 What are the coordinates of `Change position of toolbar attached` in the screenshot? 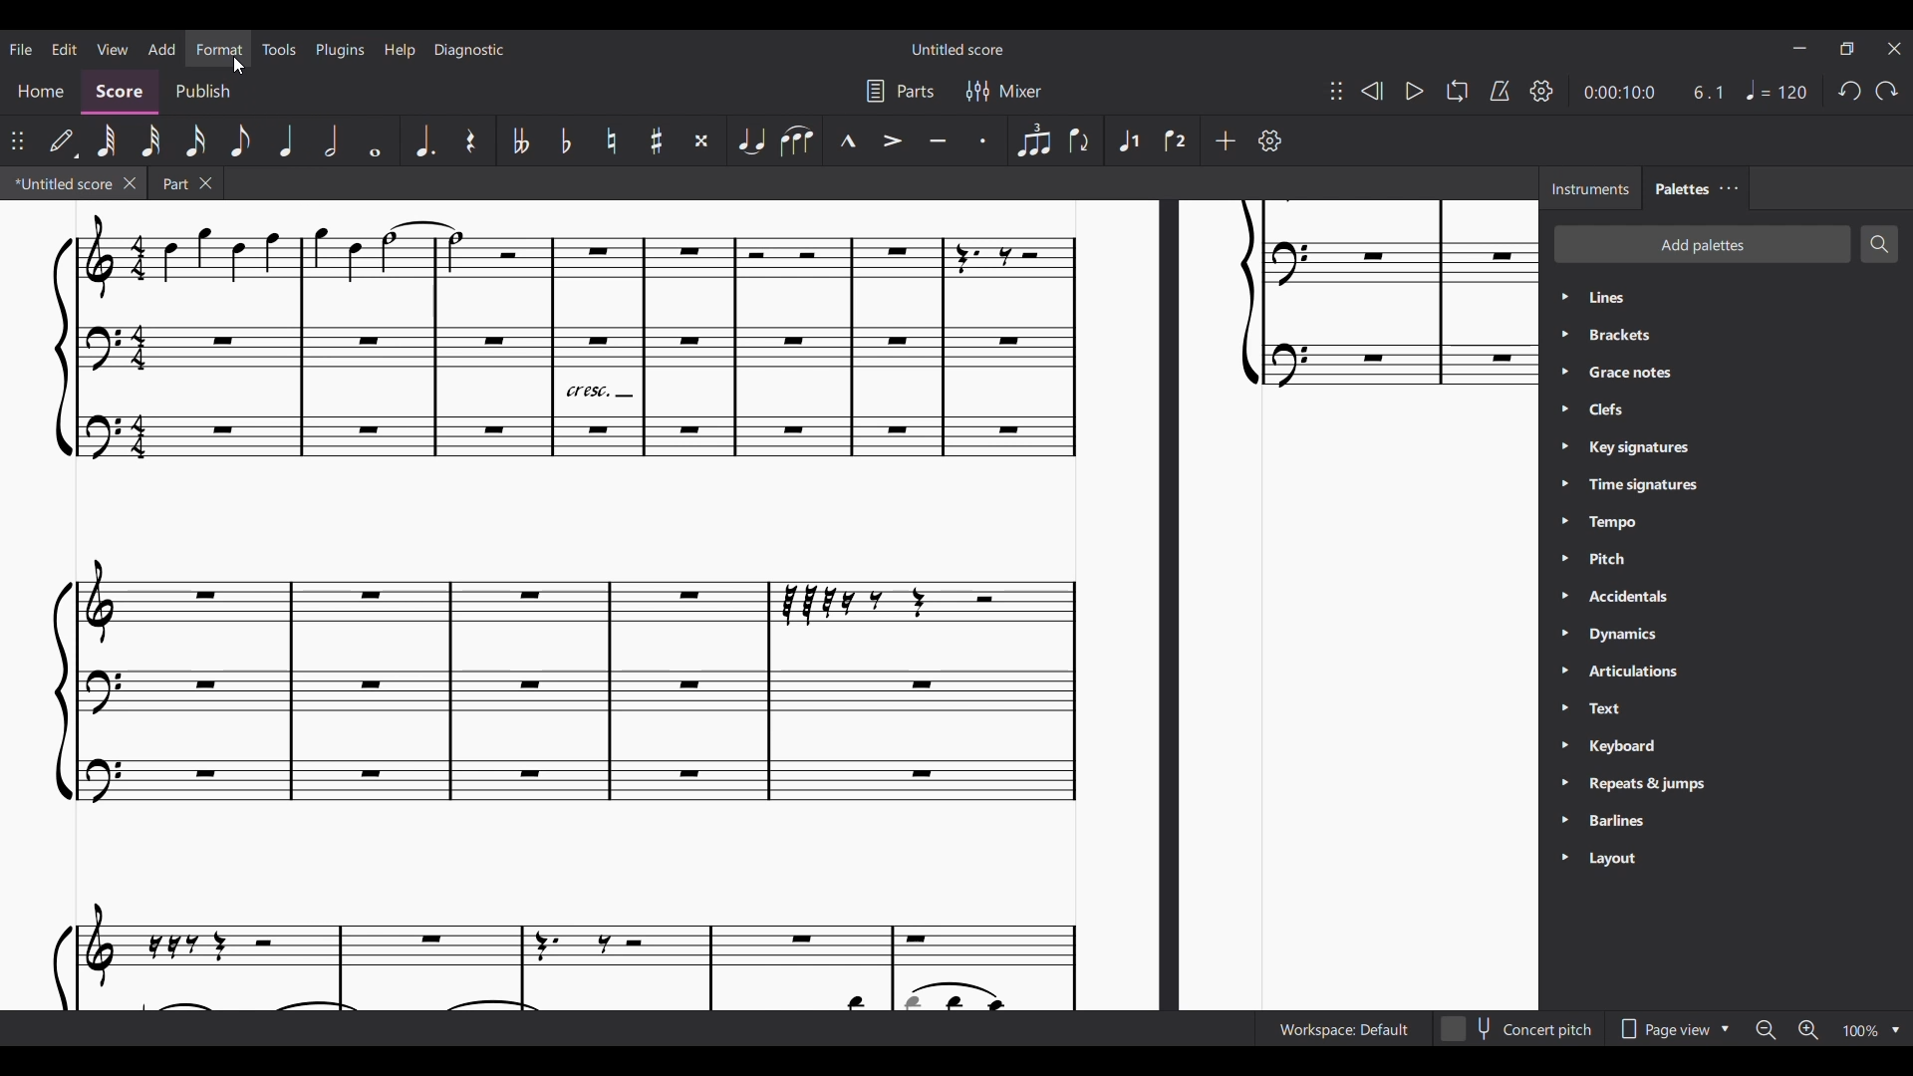 It's located at (1336, 91).